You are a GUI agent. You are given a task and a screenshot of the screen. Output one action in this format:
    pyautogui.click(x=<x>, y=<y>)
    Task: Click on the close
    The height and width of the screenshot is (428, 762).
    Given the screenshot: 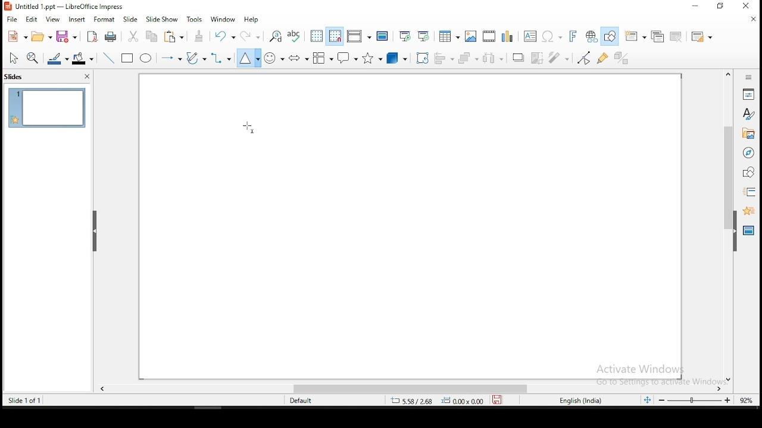 What is the action you would take?
    pyautogui.click(x=751, y=5)
    